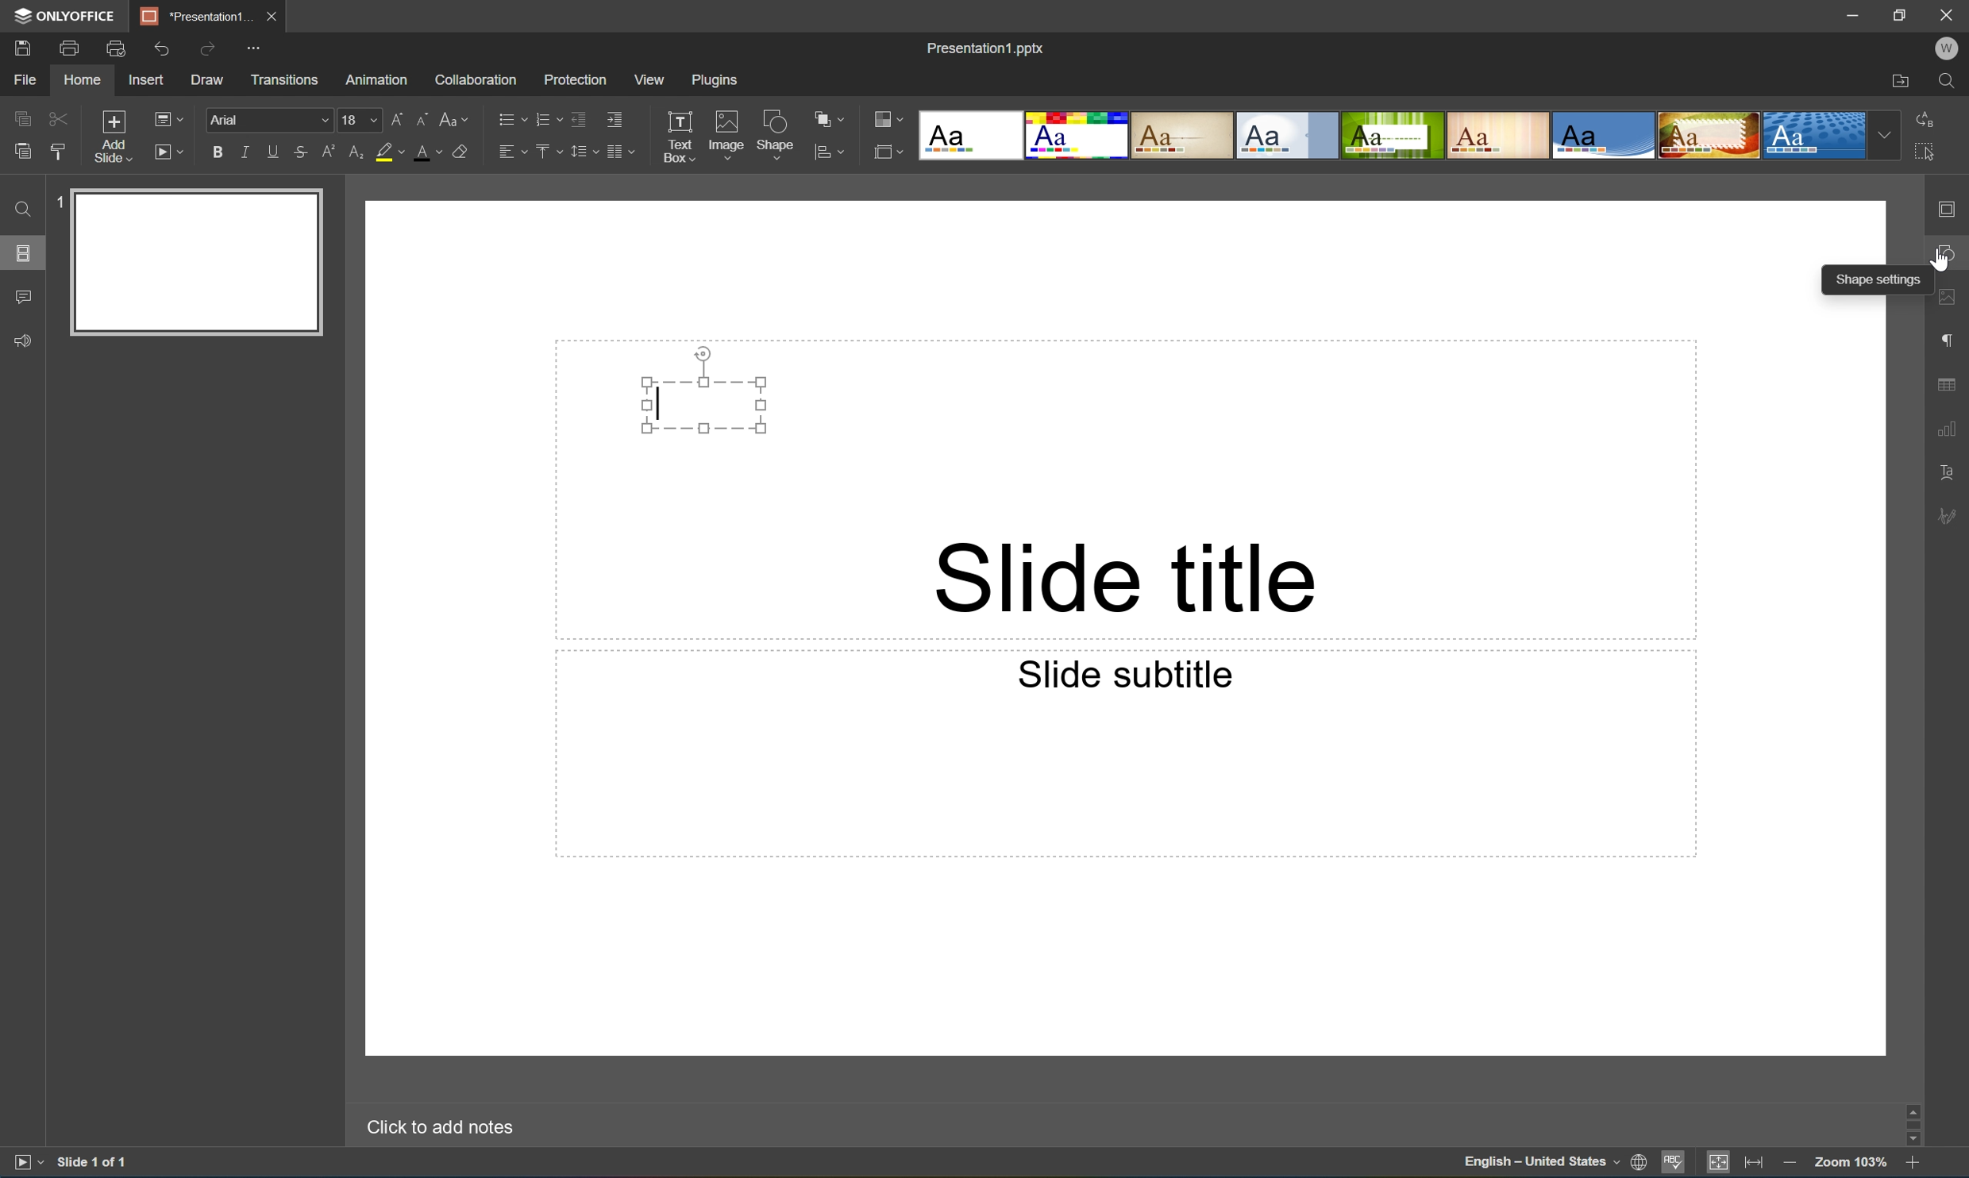  I want to click on Font color, so click(426, 152).